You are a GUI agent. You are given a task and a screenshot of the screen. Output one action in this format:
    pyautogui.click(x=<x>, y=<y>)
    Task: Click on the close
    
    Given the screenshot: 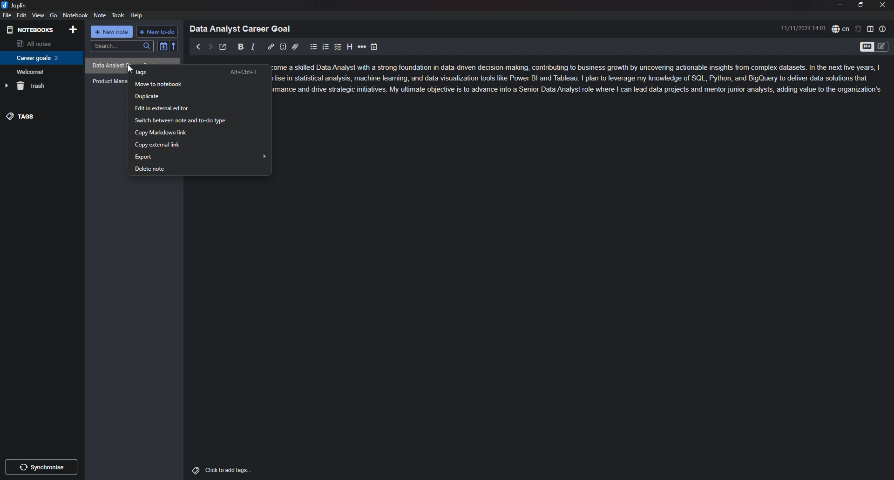 What is the action you would take?
    pyautogui.click(x=882, y=5)
    